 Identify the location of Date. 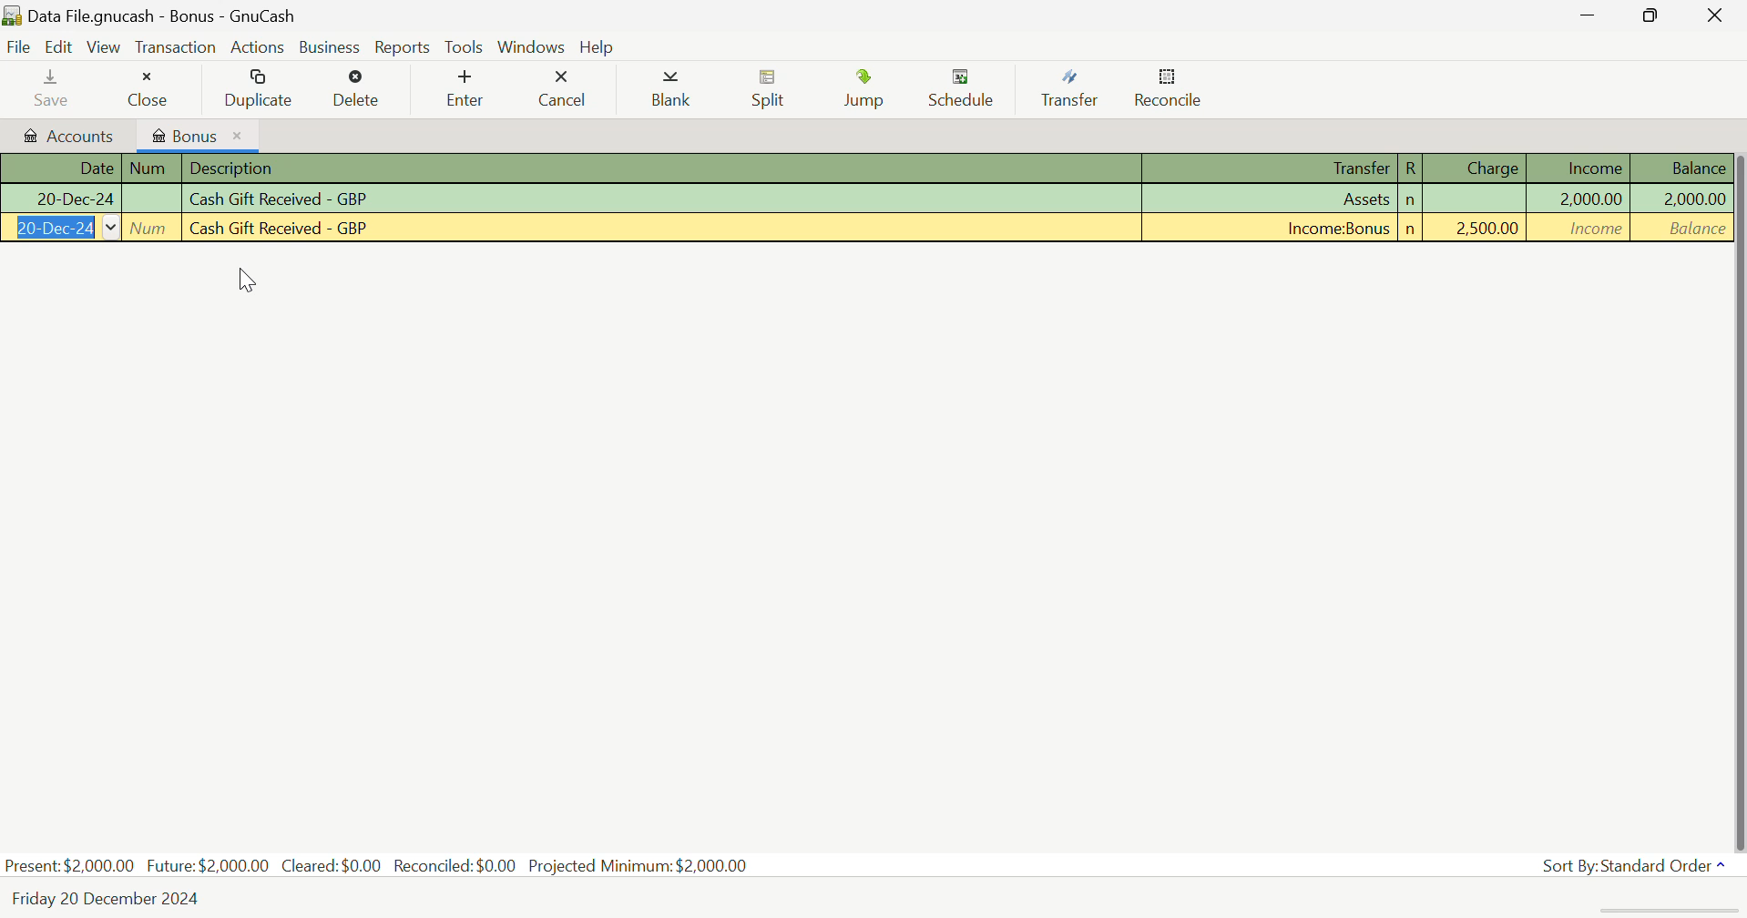
(60, 168).